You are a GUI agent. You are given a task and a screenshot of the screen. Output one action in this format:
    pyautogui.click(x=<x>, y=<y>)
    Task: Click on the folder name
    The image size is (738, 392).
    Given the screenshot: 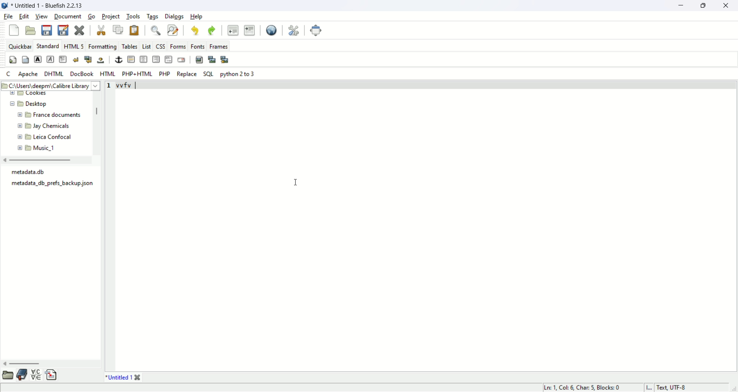 What is the action you would take?
    pyautogui.click(x=48, y=114)
    